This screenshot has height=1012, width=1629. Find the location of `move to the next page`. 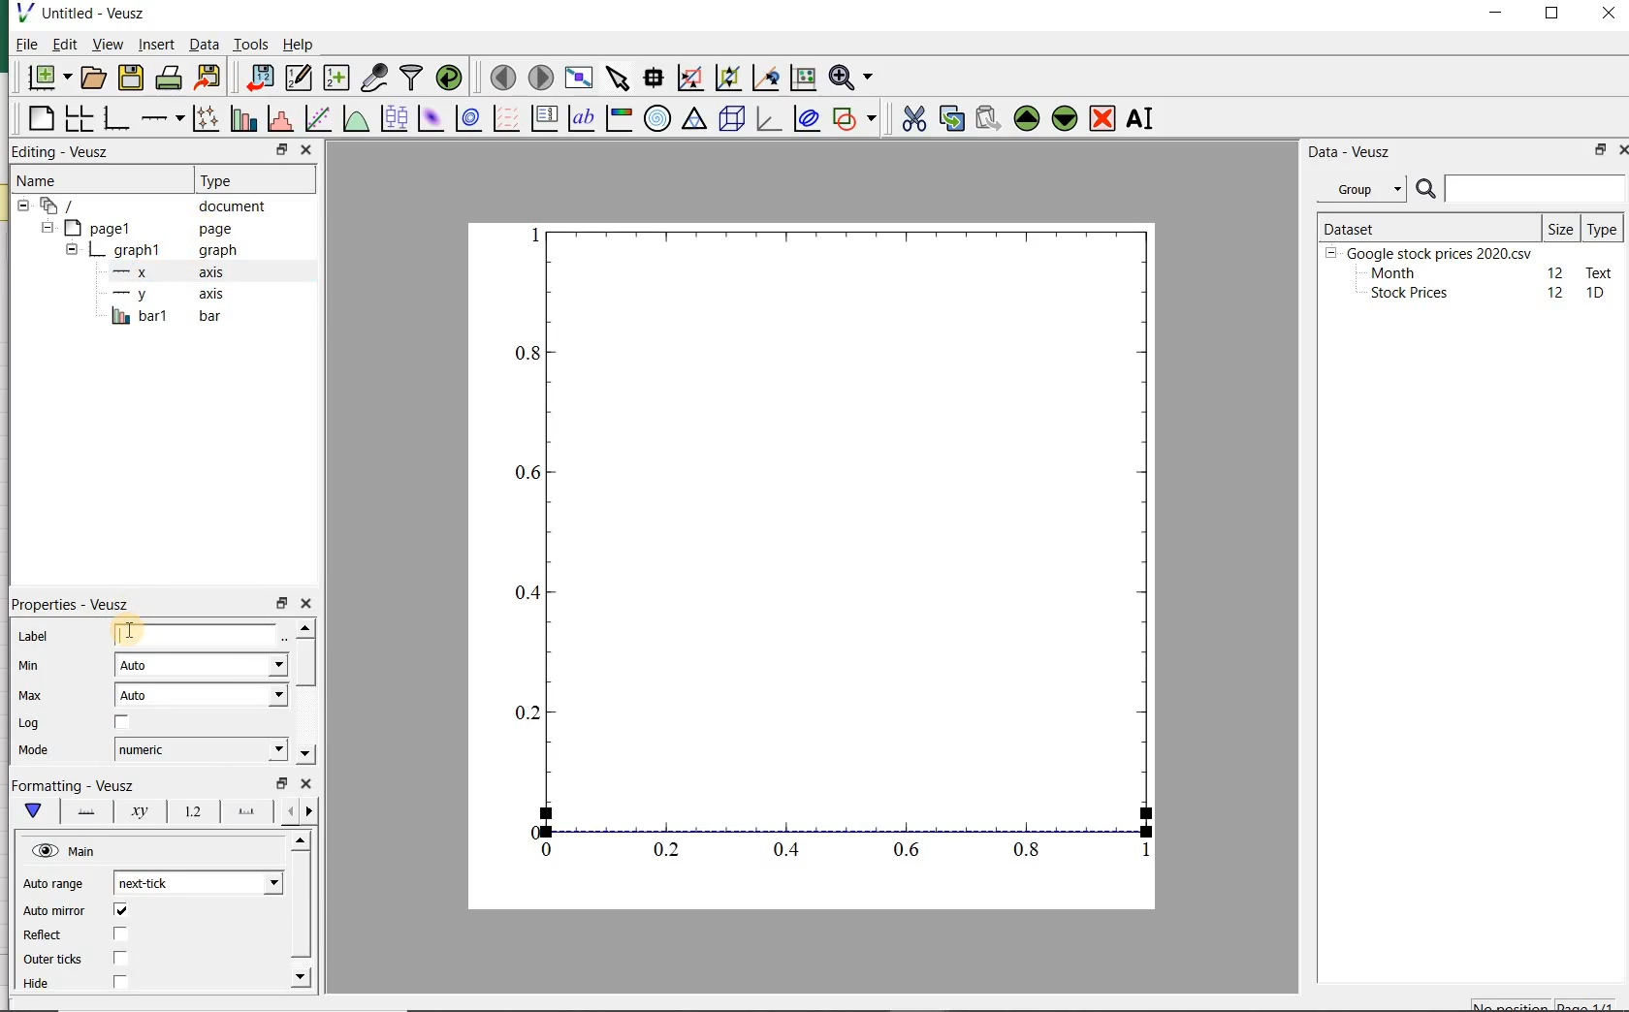

move to the next page is located at coordinates (541, 79).